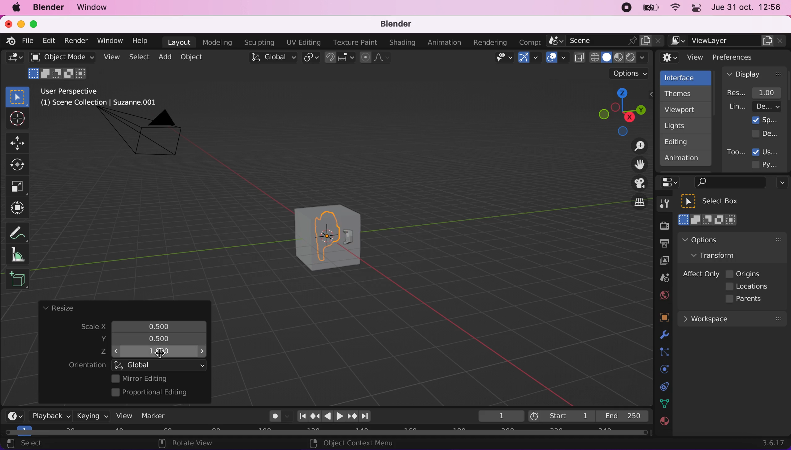 This screenshot has width=791, height=450. What do you see at coordinates (216, 43) in the screenshot?
I see `modeling` at bounding box center [216, 43].